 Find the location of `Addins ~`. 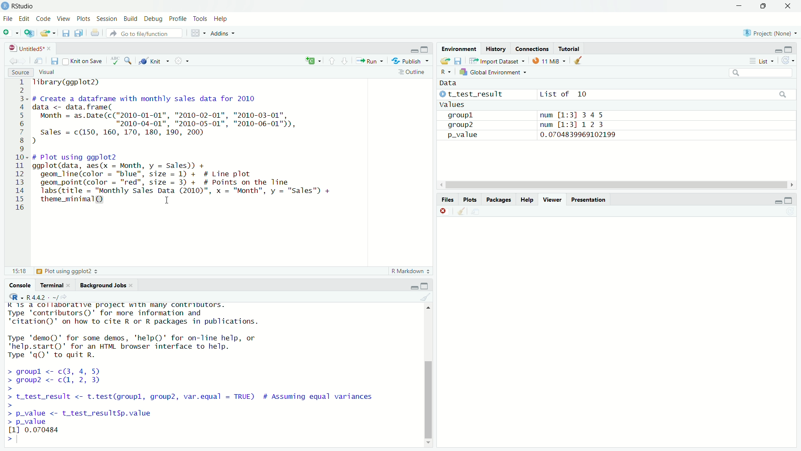

Addins ~ is located at coordinates (224, 33).